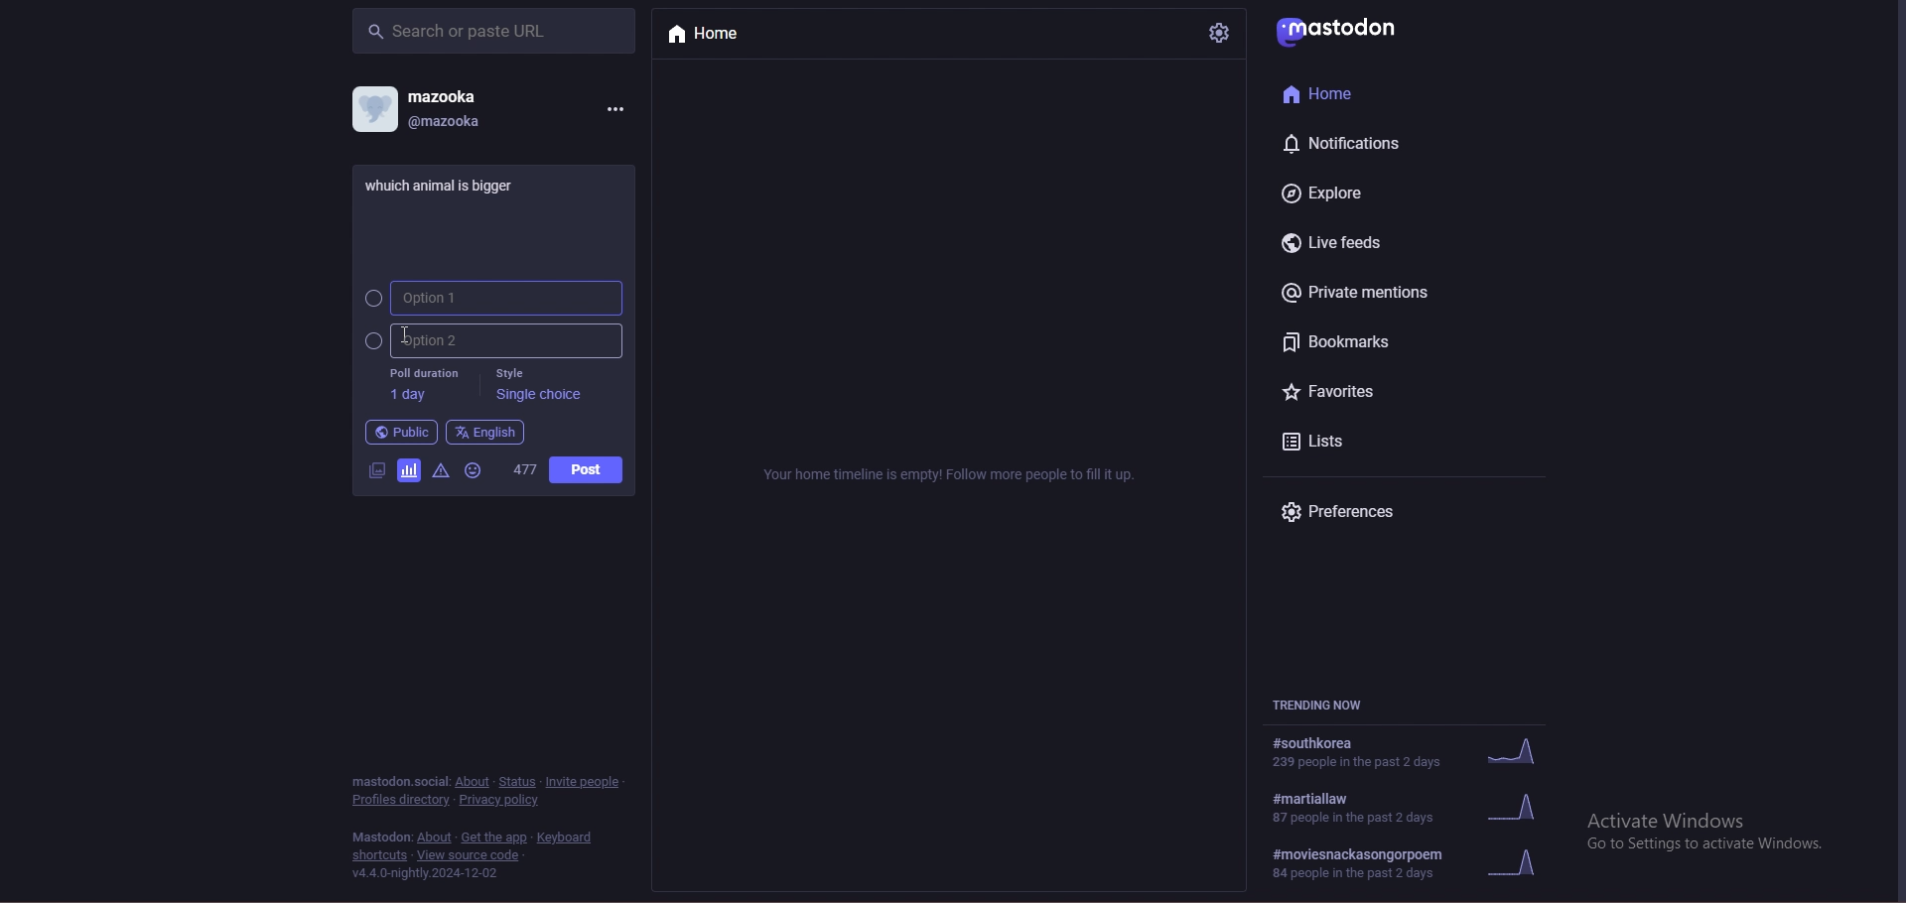 The image size is (1906, 903). I want to click on View source code, so click(475, 855).